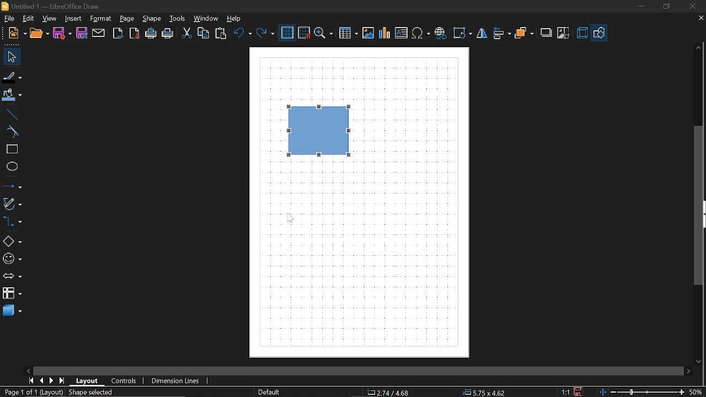 Image resolution: width=706 pixels, height=397 pixels. What do you see at coordinates (10, 115) in the screenshot?
I see `Line` at bounding box center [10, 115].